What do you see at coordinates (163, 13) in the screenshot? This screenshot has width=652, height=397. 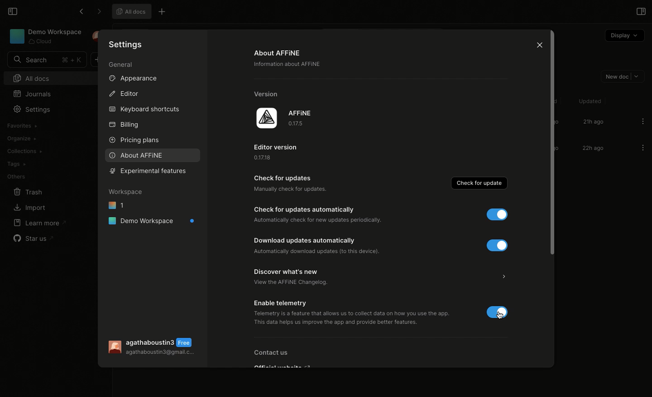 I see `Other options` at bounding box center [163, 13].